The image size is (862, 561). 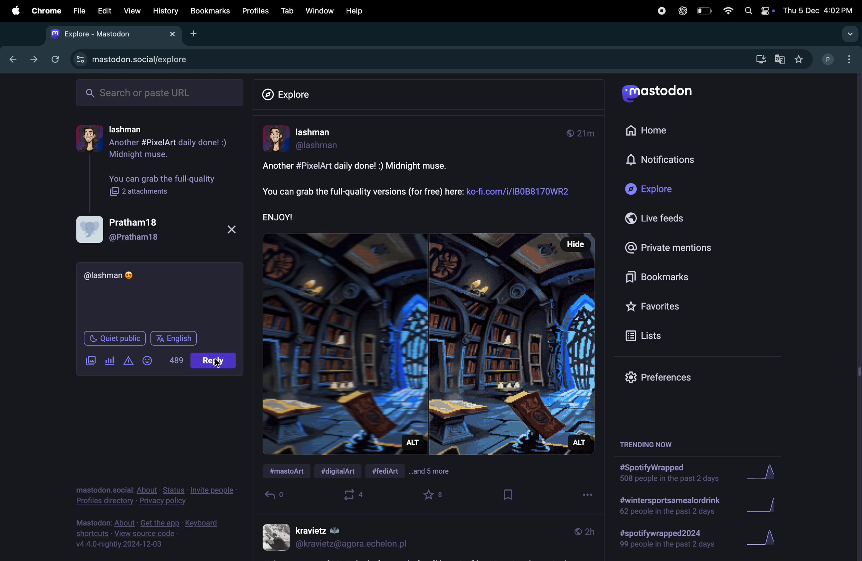 I want to click on book mark, so click(x=507, y=495).